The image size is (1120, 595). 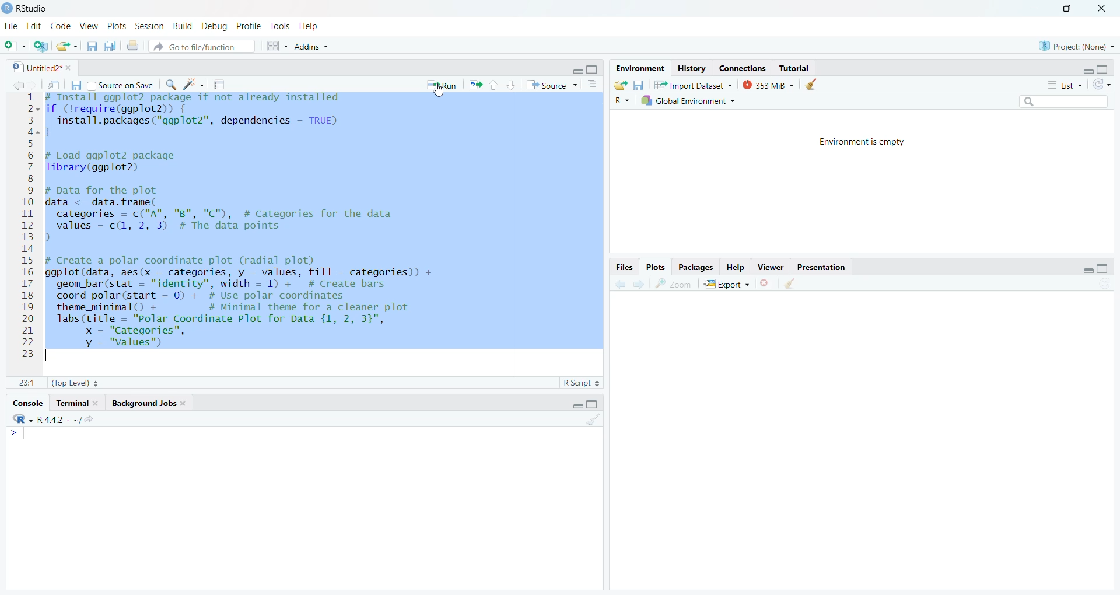 I want to click on open an existing file, so click(x=68, y=46).